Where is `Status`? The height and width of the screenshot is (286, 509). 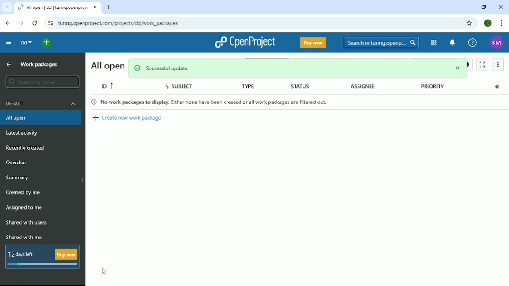 Status is located at coordinates (302, 88).